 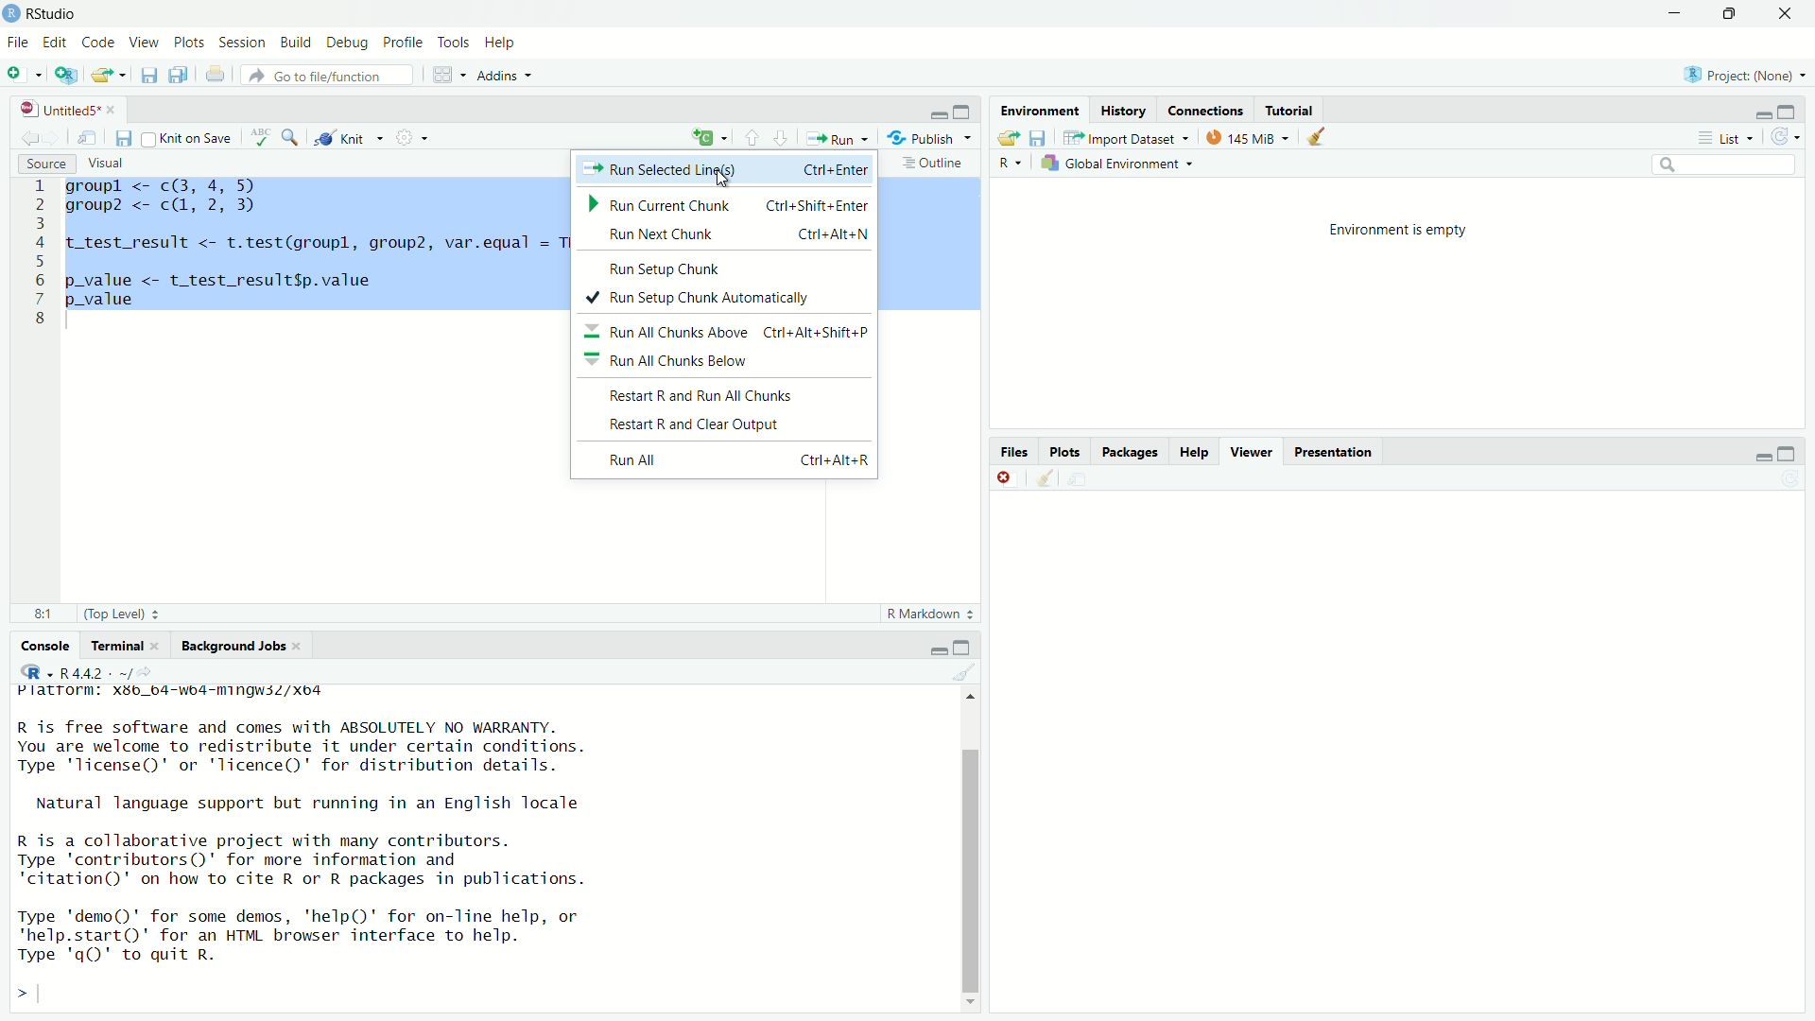 I want to click on print current file, so click(x=213, y=75).